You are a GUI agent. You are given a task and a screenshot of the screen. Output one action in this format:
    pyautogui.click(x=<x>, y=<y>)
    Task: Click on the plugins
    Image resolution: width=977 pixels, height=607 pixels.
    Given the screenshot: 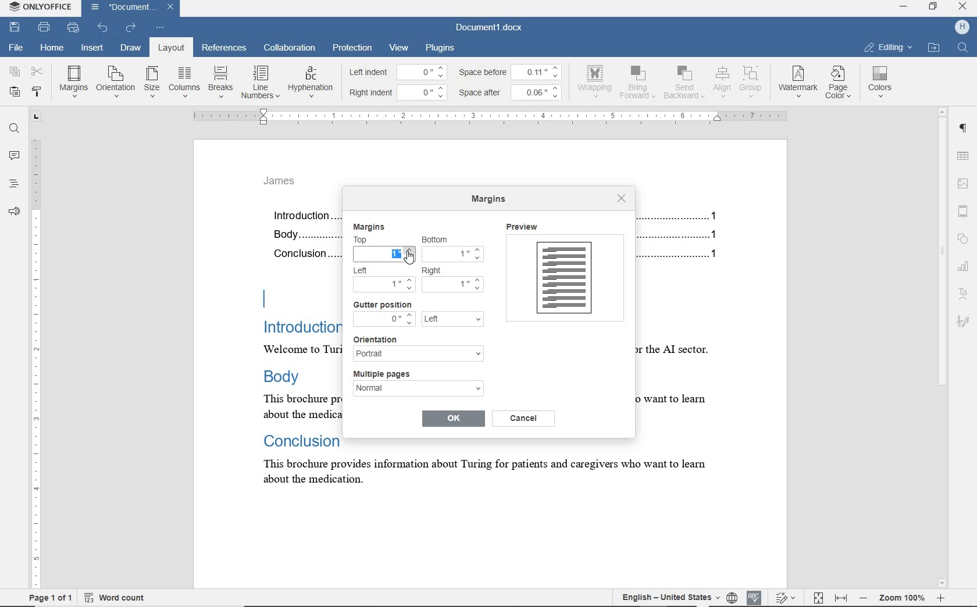 What is the action you would take?
    pyautogui.click(x=442, y=47)
    